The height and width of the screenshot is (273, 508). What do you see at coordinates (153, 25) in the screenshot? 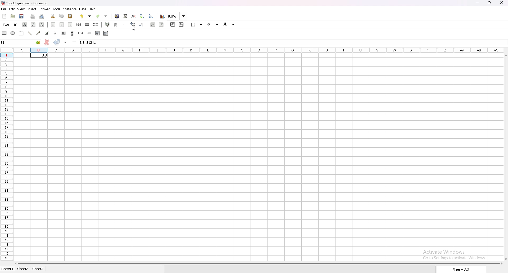
I see `decrease indent` at bounding box center [153, 25].